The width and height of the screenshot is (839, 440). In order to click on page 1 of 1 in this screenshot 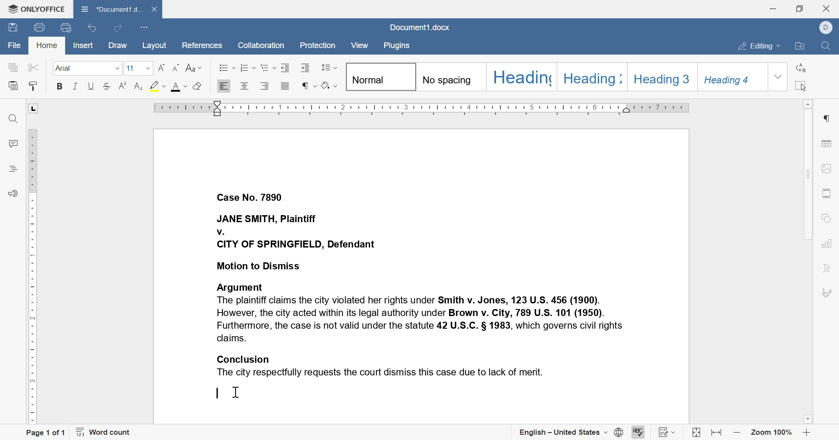, I will do `click(49, 432)`.